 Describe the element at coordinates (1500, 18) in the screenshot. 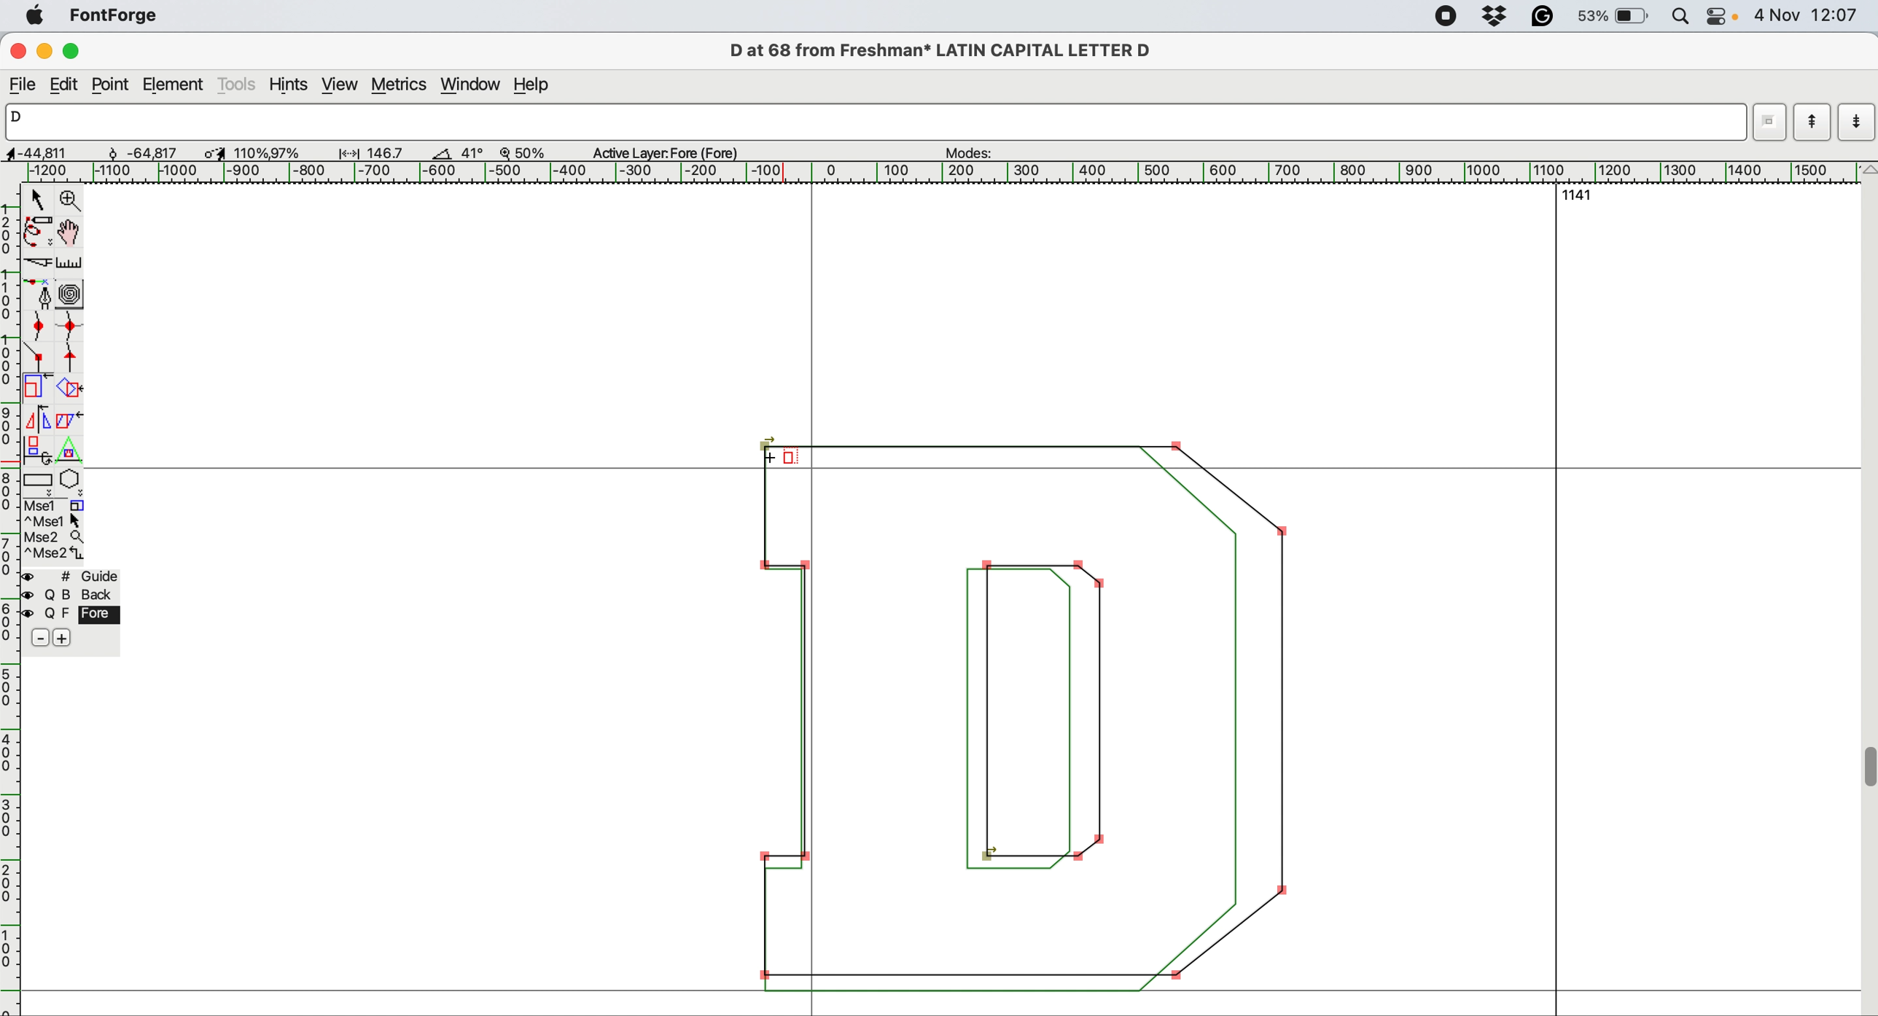

I see `drop box` at that location.